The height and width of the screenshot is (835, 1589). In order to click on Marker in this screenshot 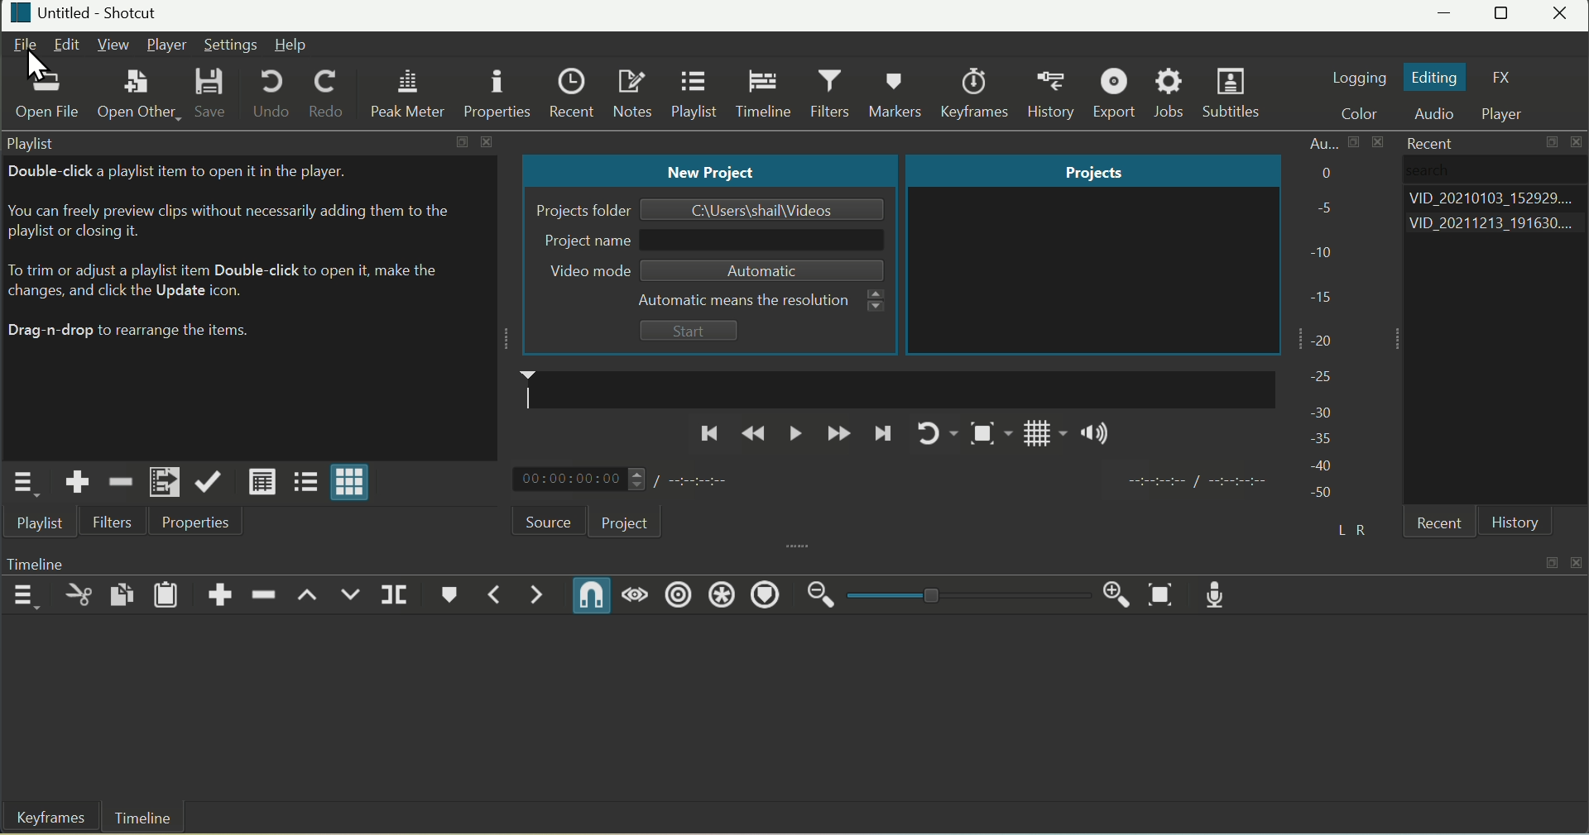, I will do `click(444, 597)`.